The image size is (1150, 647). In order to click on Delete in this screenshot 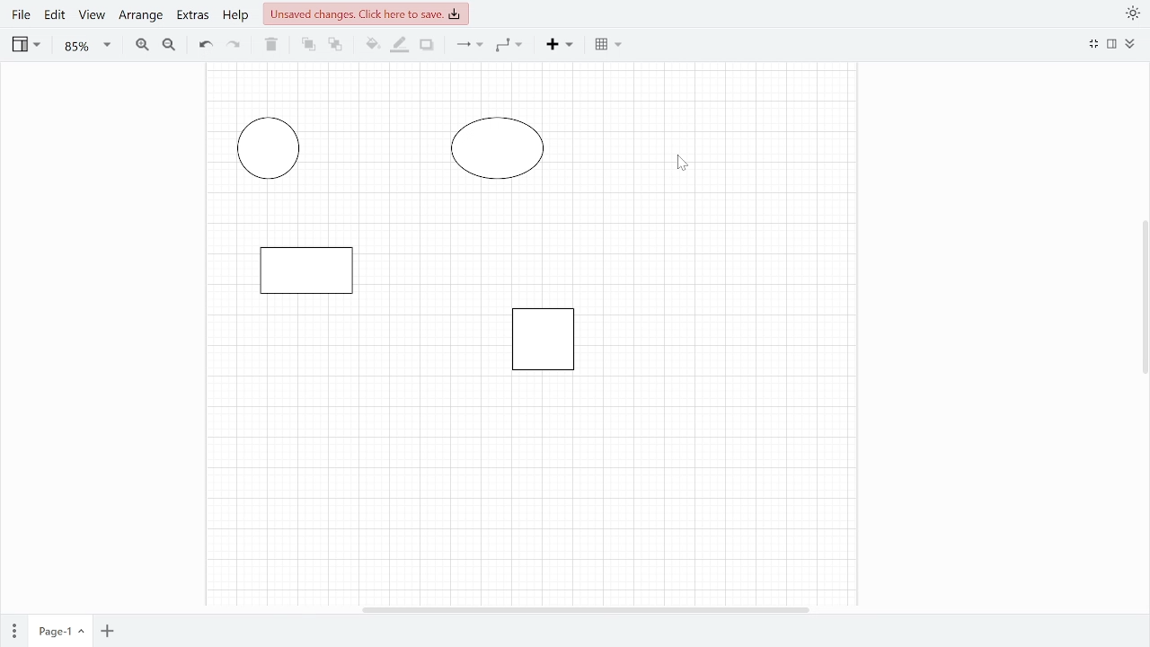, I will do `click(271, 46)`.